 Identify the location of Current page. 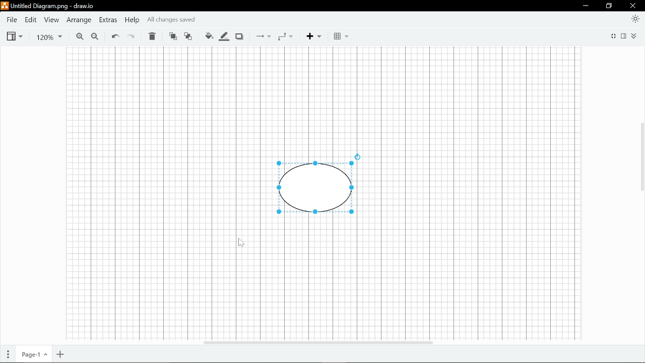
(34, 353).